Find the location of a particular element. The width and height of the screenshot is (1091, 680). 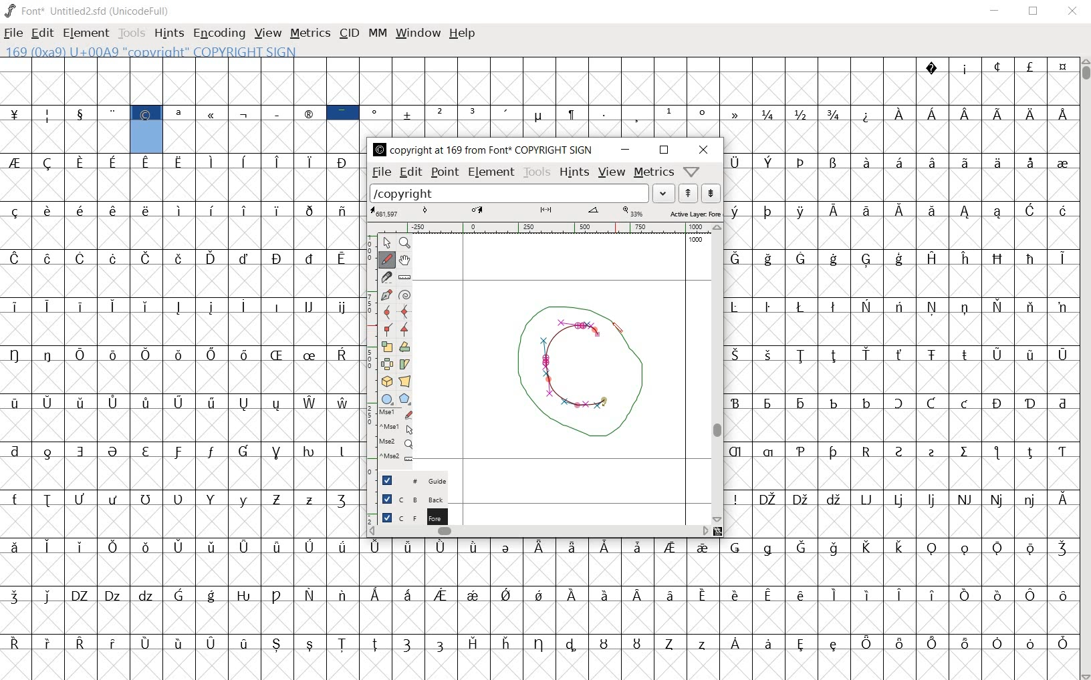

metrics is located at coordinates (652, 172).